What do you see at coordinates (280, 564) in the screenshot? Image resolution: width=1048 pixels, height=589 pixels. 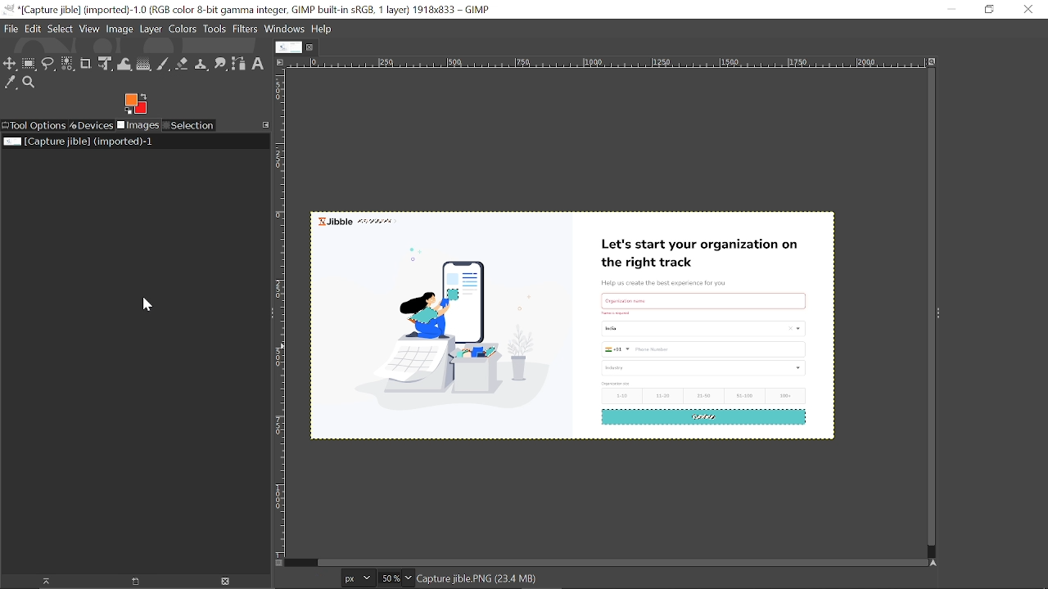 I see `navigate` at bounding box center [280, 564].